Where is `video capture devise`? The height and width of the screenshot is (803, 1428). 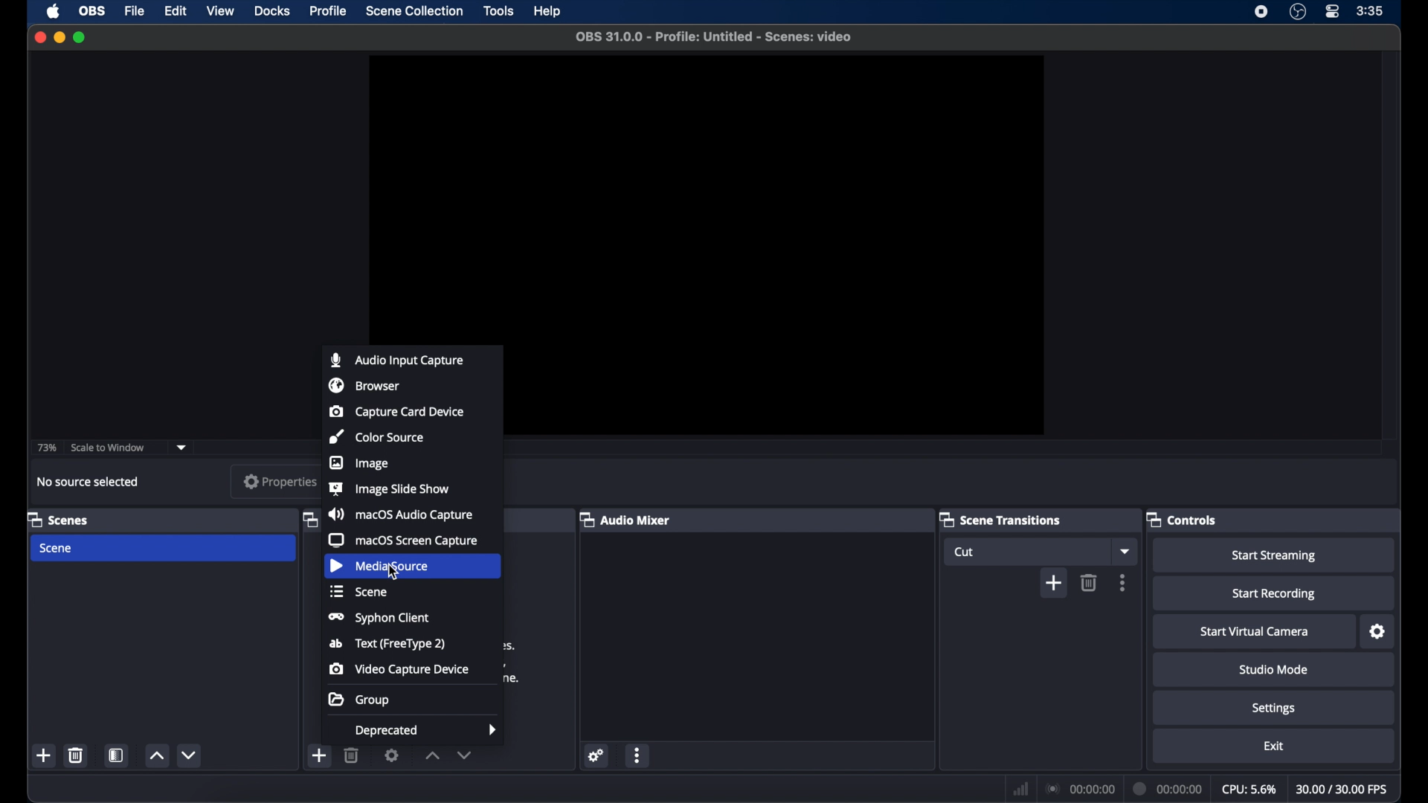
video capture devise is located at coordinates (399, 669).